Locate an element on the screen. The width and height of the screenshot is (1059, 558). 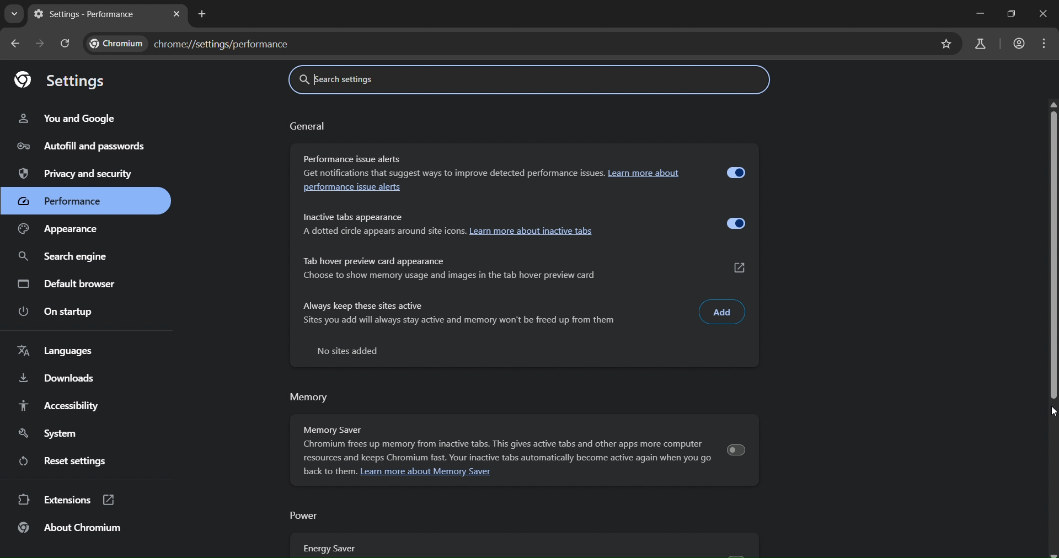
toggle performance alert is located at coordinates (735, 173).